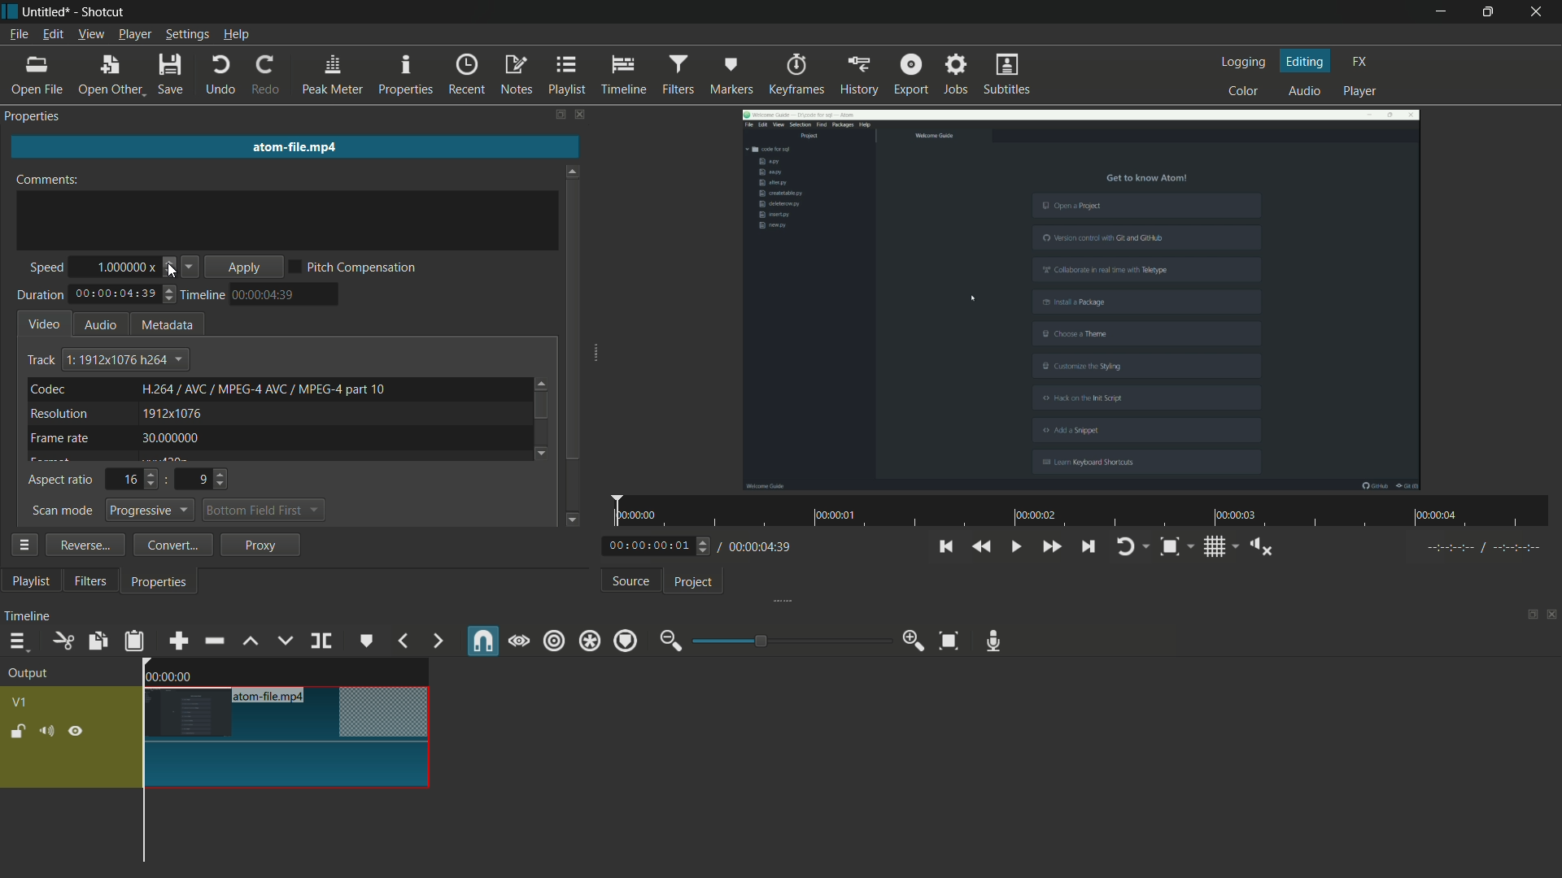  What do you see at coordinates (54, 34) in the screenshot?
I see `edit menu` at bounding box center [54, 34].